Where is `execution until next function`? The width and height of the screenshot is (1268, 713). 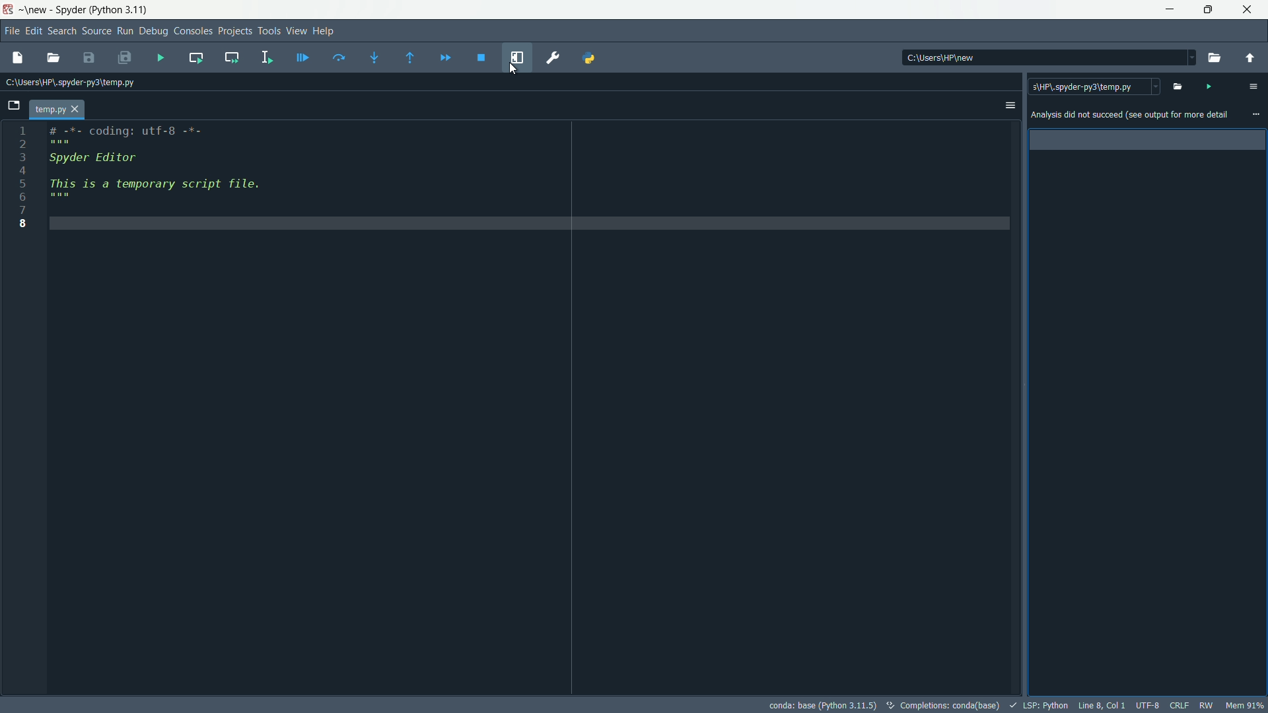 execution until next function is located at coordinates (409, 59).